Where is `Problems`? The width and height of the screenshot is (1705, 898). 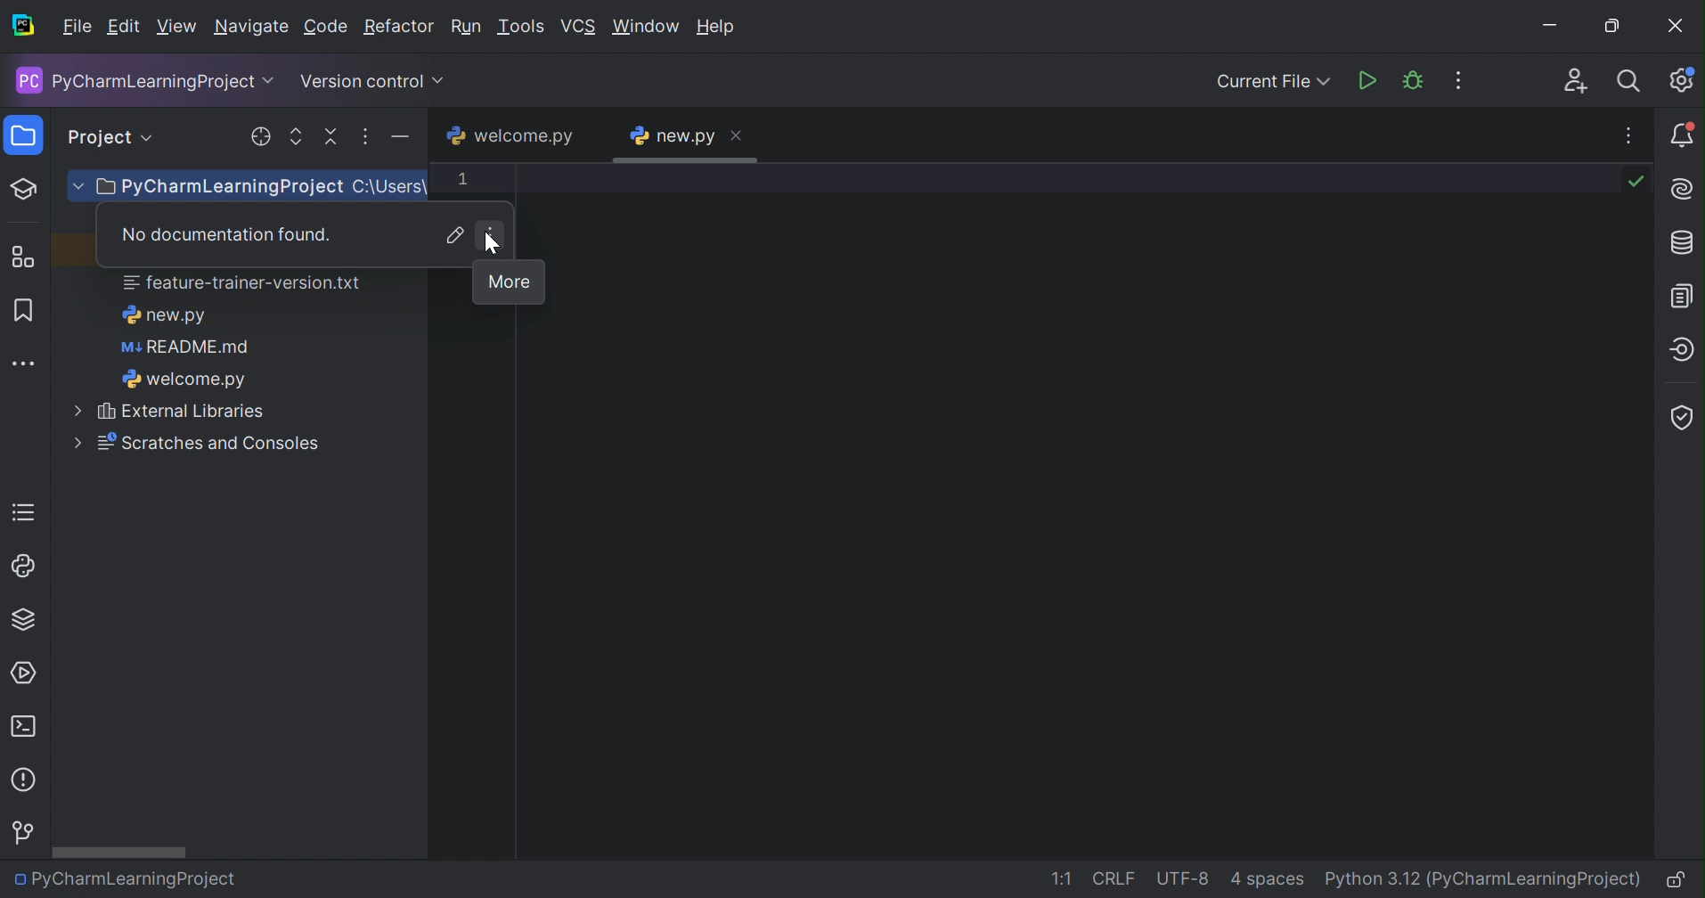
Problems is located at coordinates (26, 783).